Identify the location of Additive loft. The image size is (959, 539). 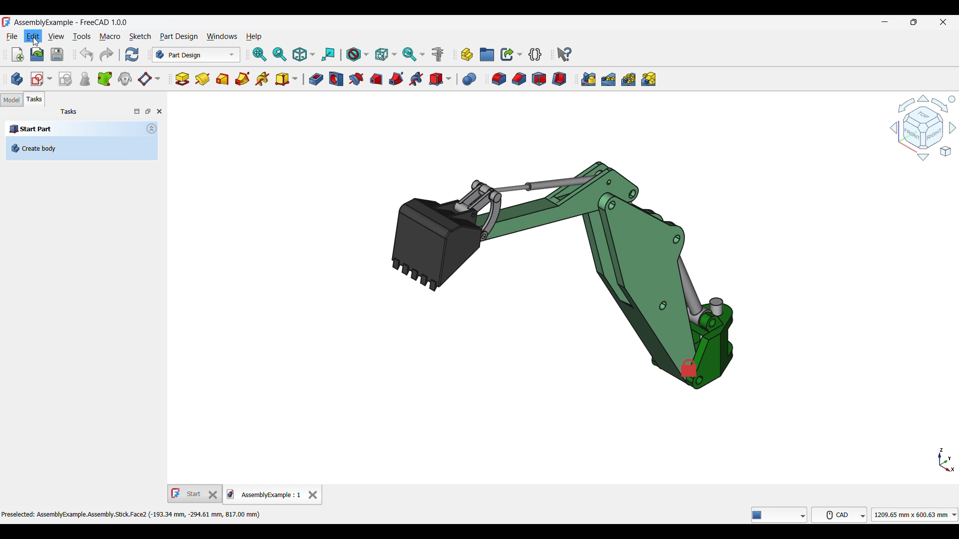
(222, 79).